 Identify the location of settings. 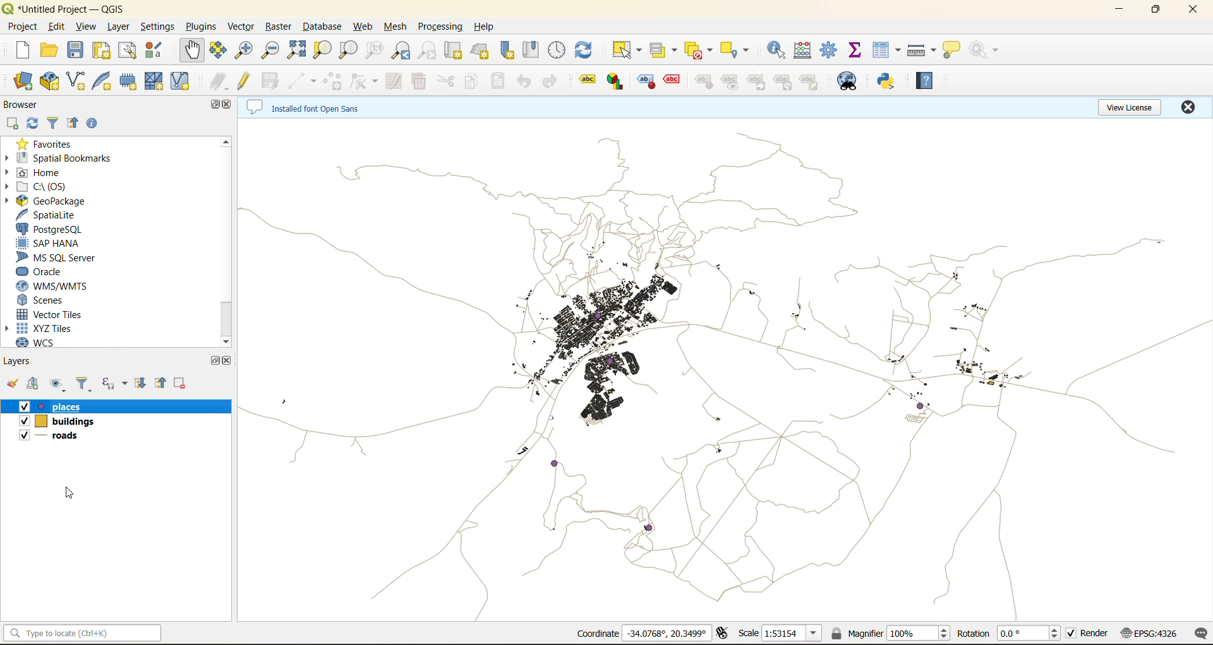
(157, 28).